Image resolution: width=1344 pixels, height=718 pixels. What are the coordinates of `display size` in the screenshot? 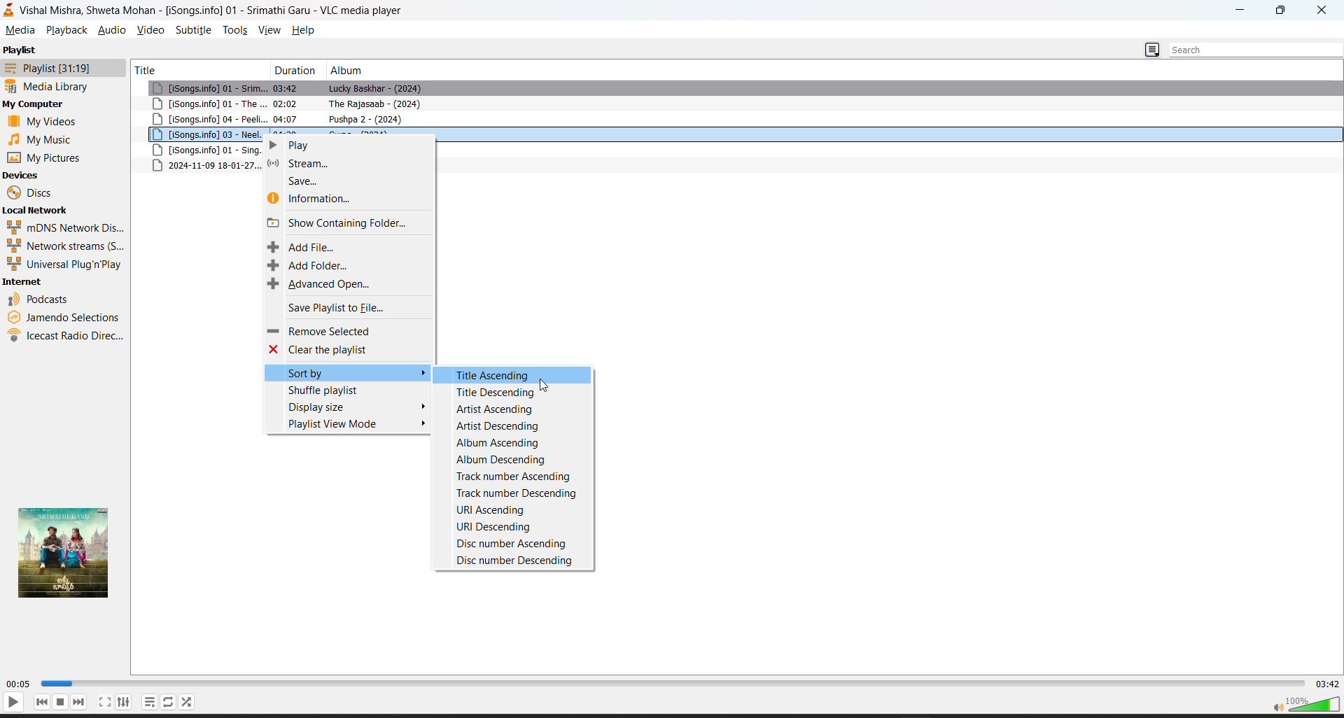 It's located at (346, 407).